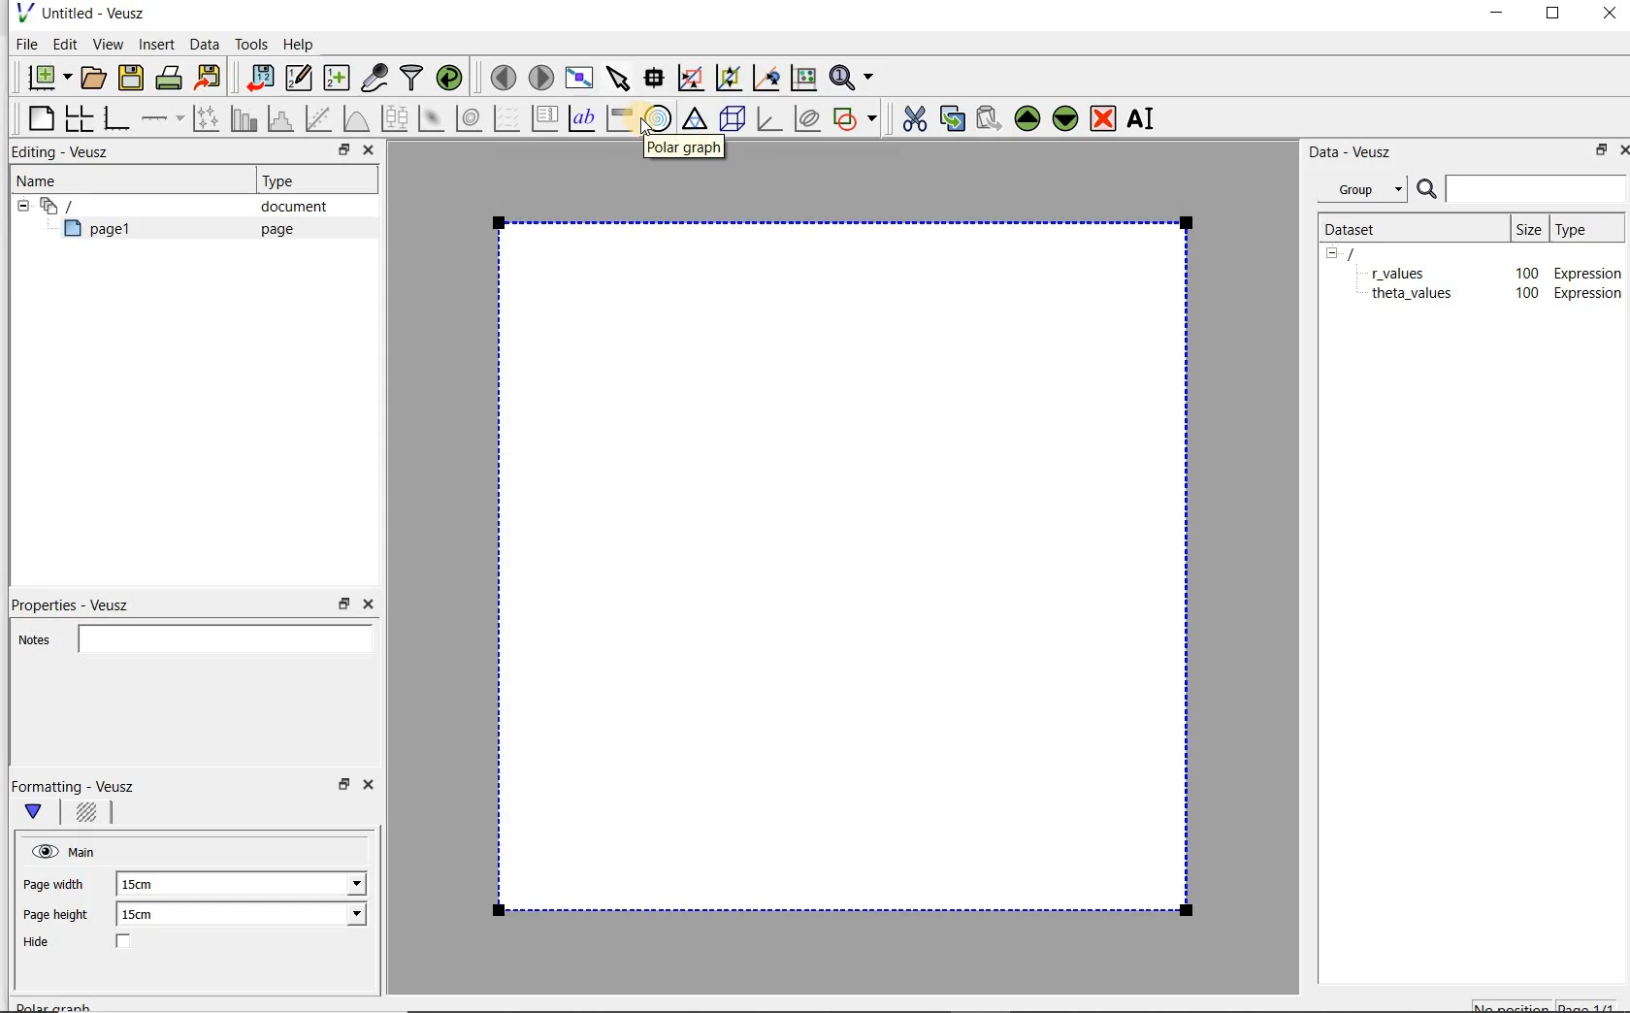 Image resolution: width=1630 pixels, height=1013 pixels. Describe the element at coordinates (65, 153) in the screenshot. I see `Editing - Veusz` at that location.